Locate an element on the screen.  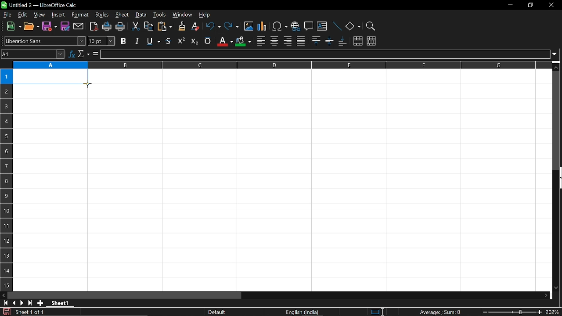
cell color is located at coordinates (243, 42).